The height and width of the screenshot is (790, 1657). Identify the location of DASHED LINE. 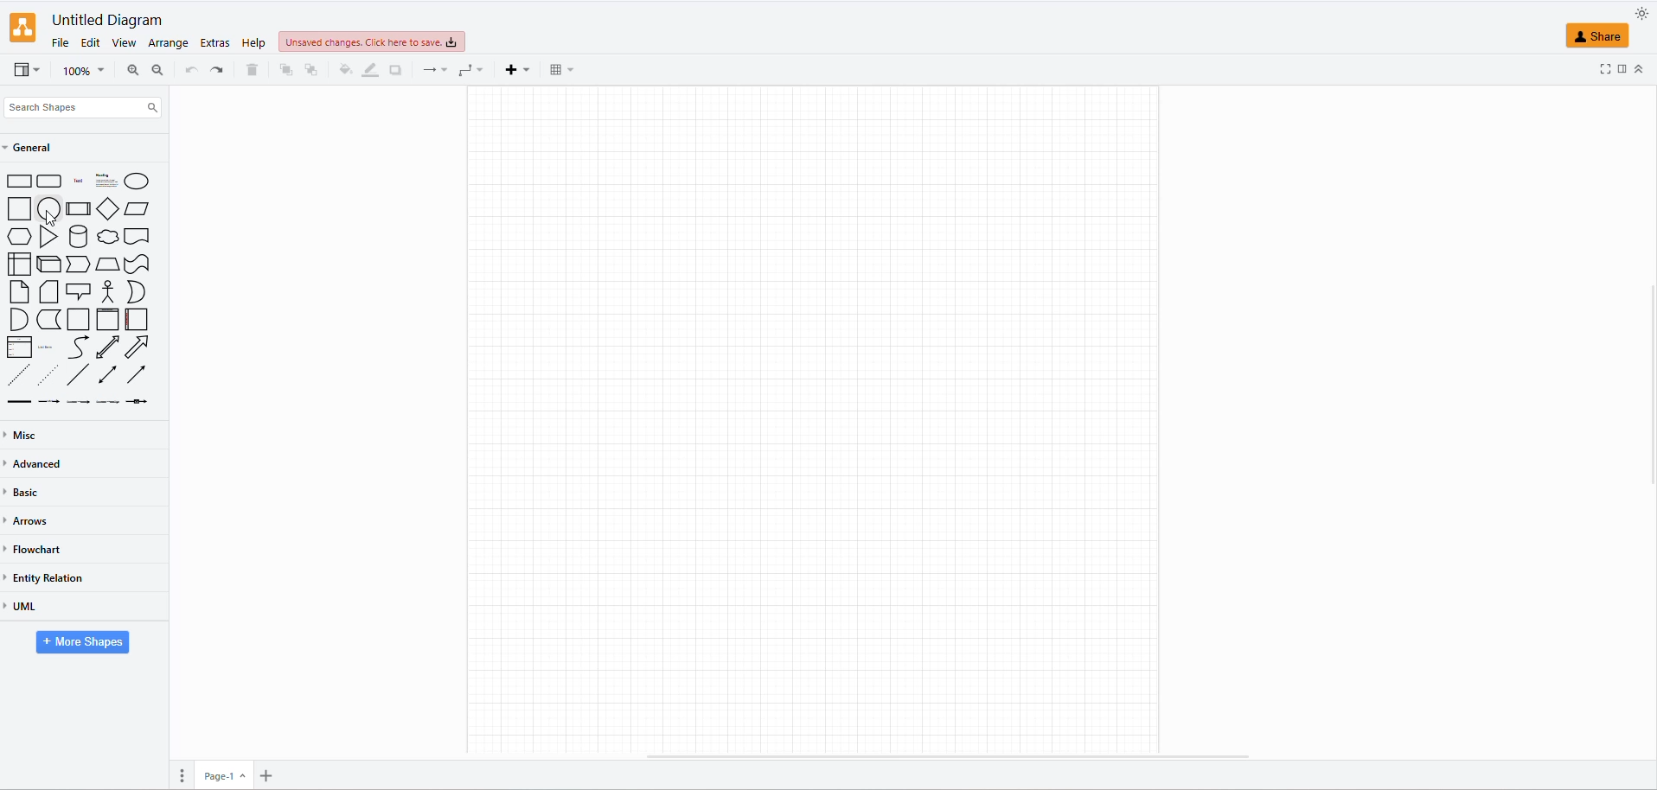
(16, 373).